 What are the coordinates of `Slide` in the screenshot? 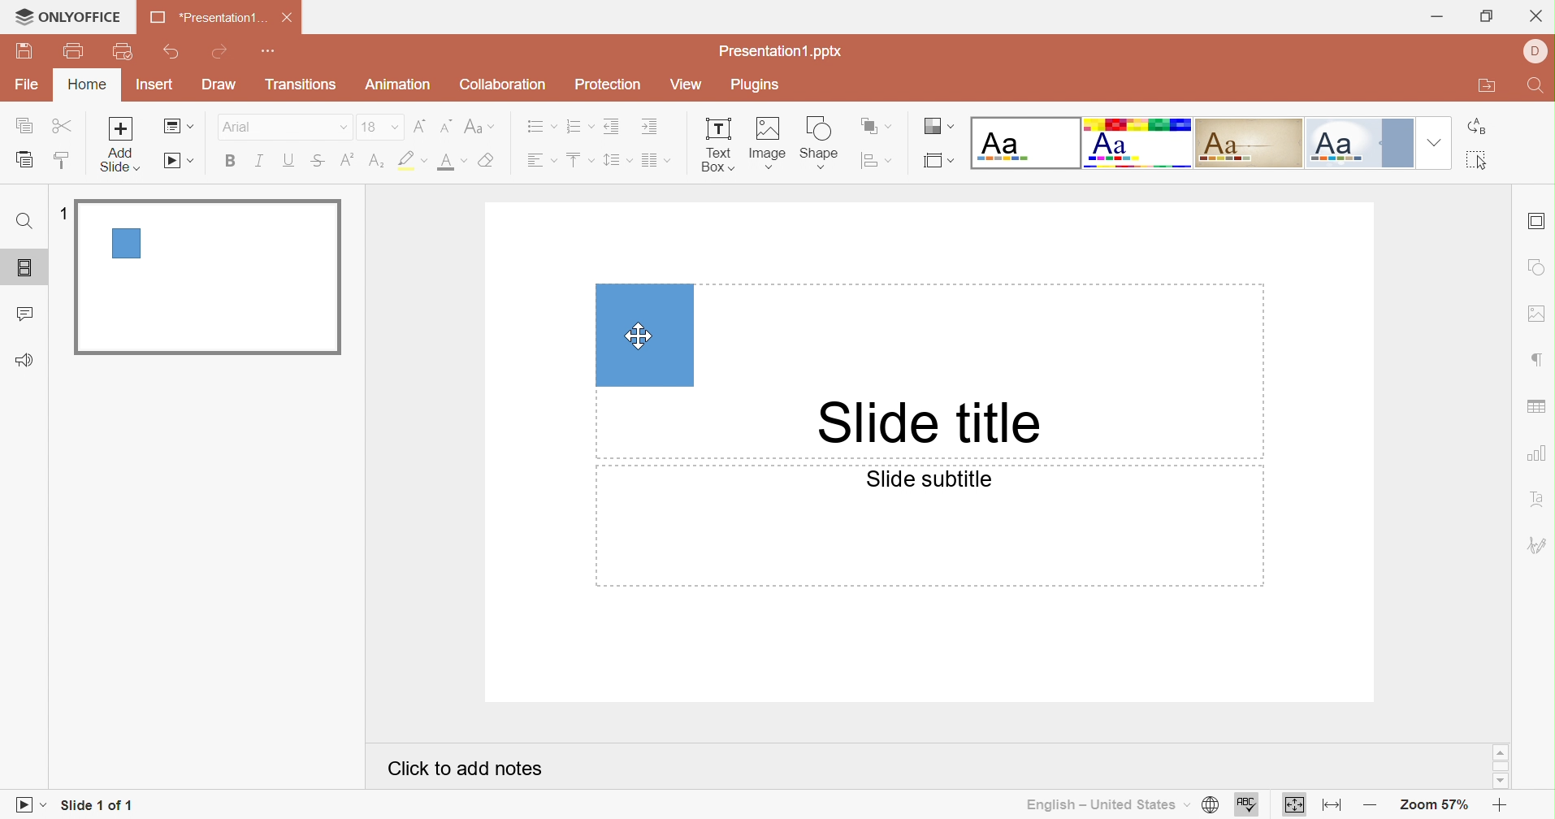 It's located at (208, 275).